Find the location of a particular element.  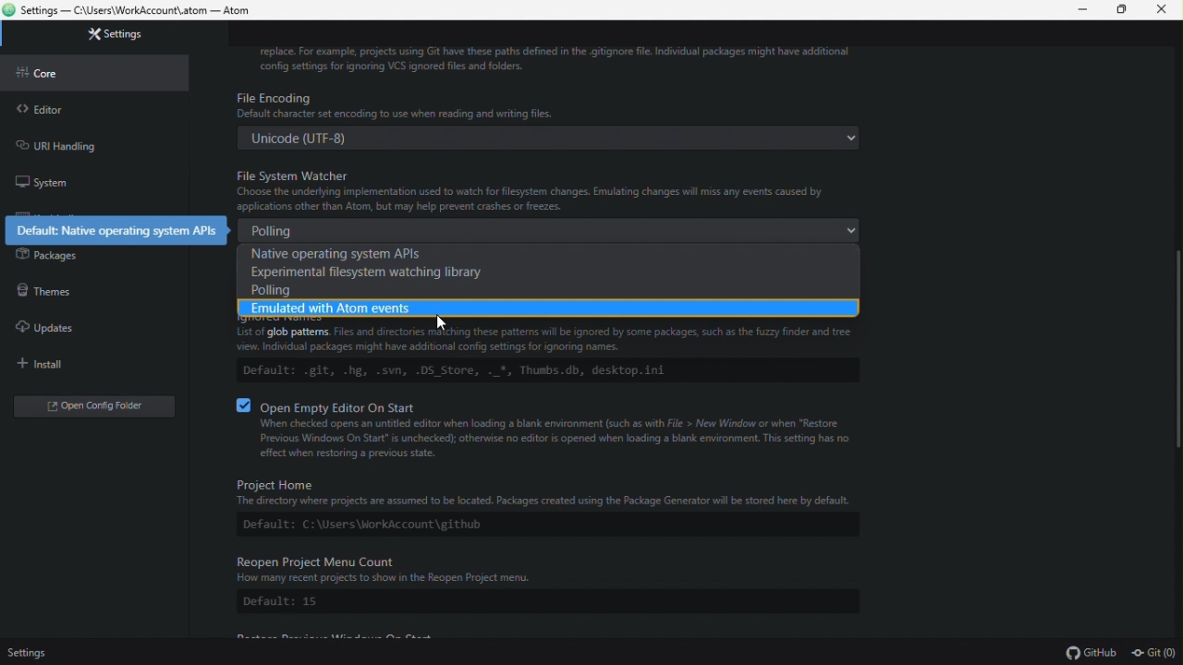

URL handling is located at coordinates (86, 142).